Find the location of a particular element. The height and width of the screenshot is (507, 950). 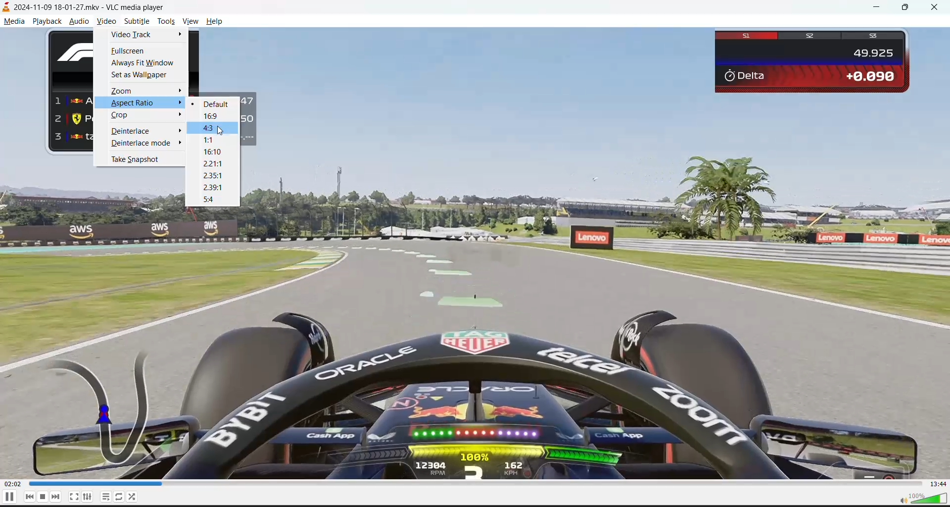

media is located at coordinates (14, 22).